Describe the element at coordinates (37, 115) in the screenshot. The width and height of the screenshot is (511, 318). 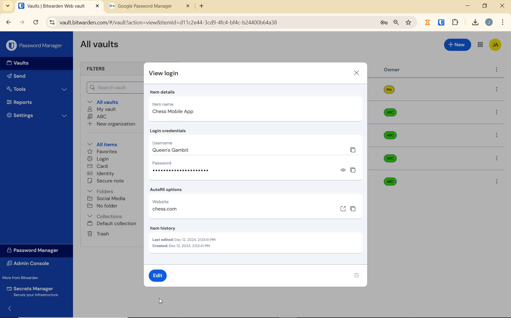
I see `Settings` at that location.